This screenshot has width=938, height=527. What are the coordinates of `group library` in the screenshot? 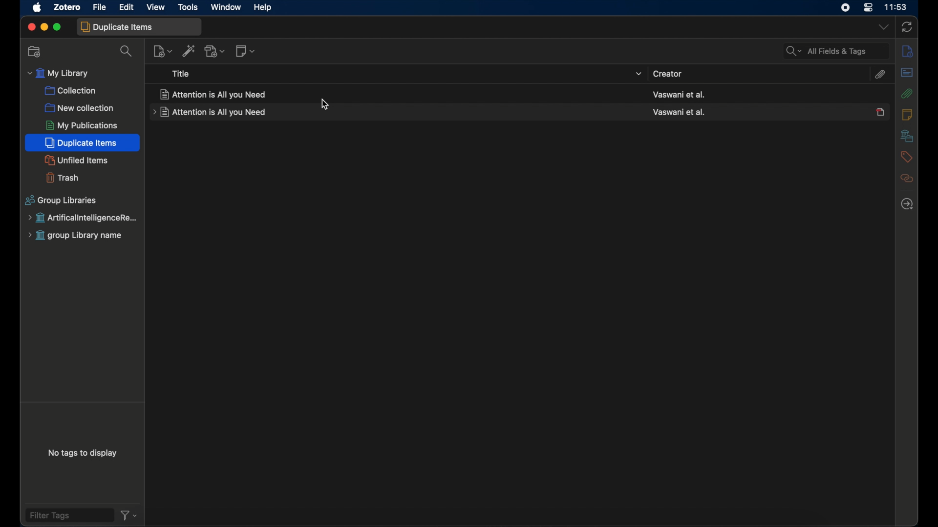 It's located at (82, 218).